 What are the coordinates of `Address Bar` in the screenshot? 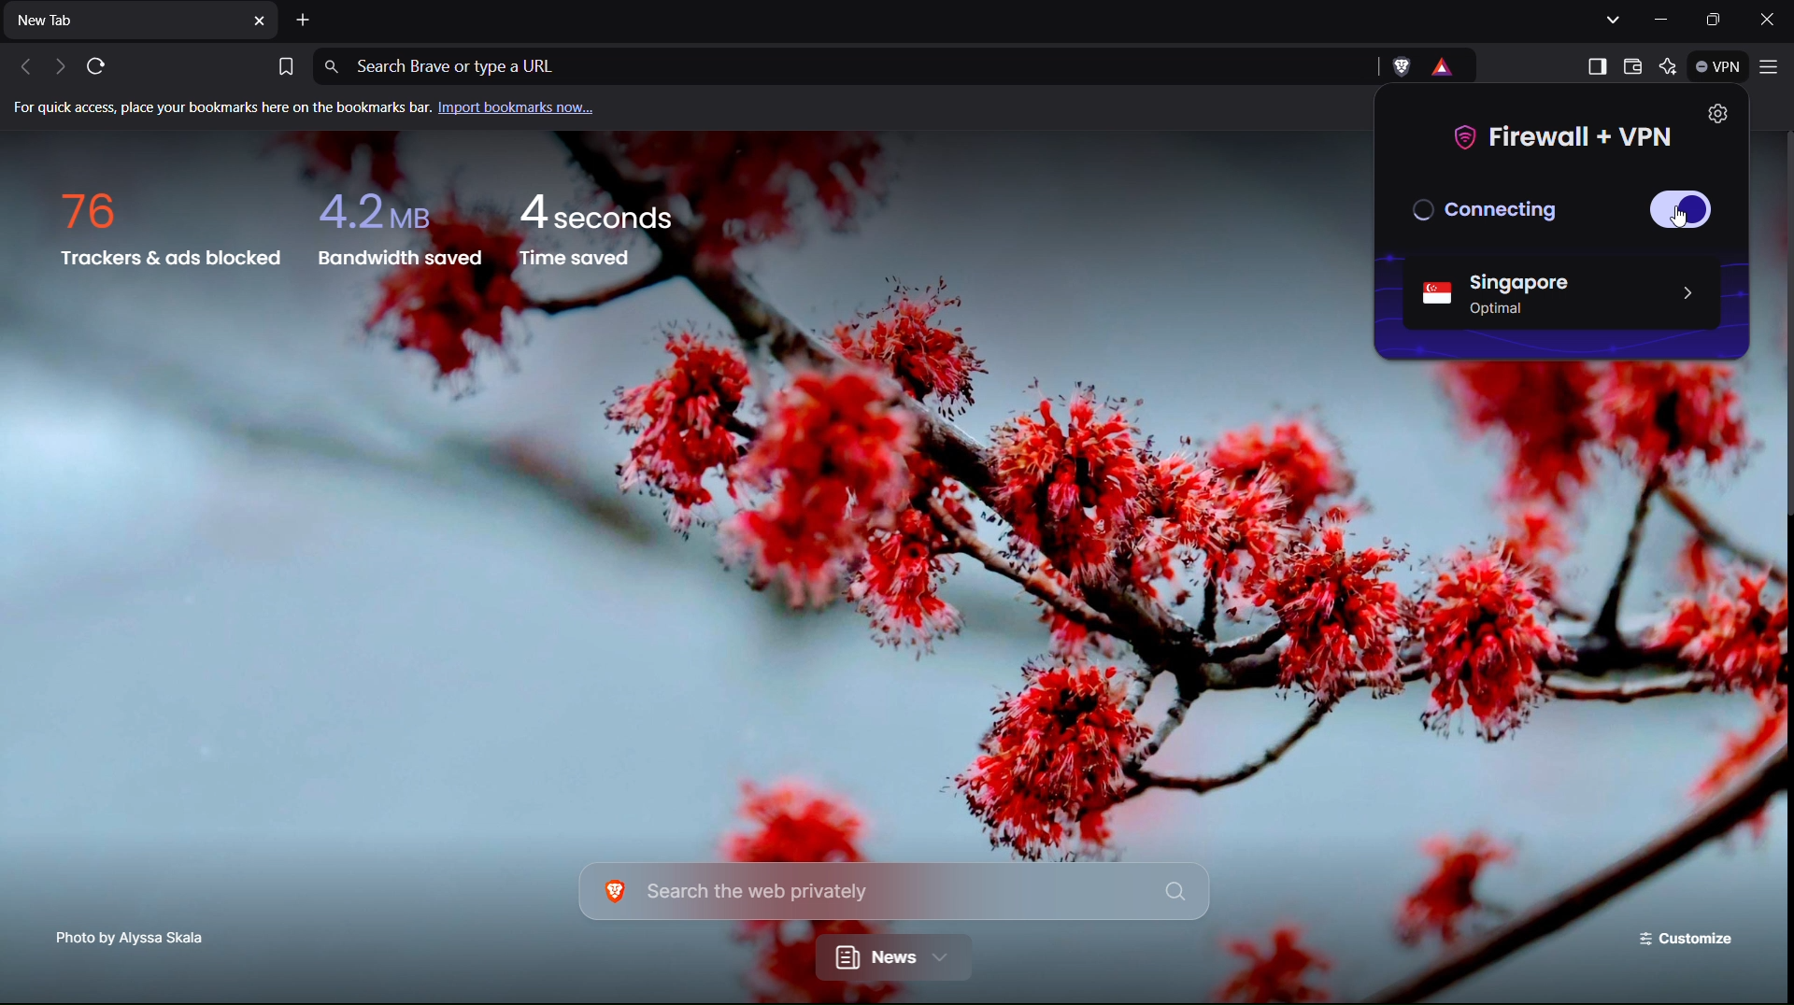 It's located at (893, 64).